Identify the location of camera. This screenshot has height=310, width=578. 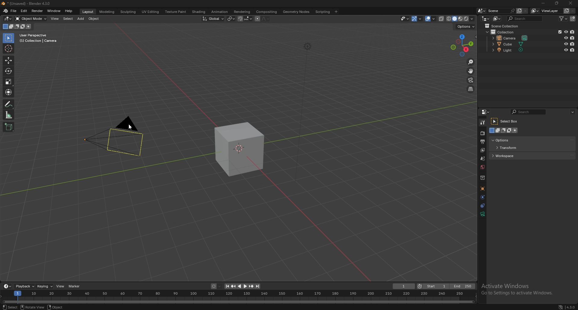
(511, 38).